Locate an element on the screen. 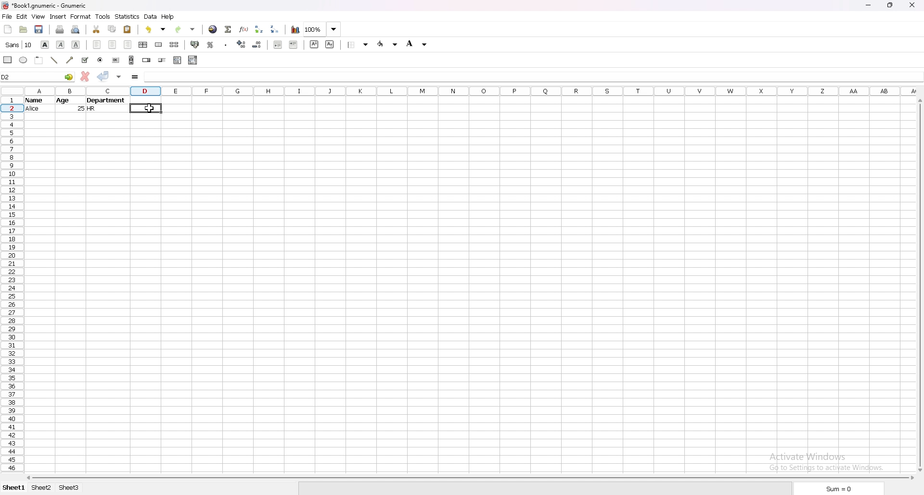 Image resolution: width=924 pixels, height=495 pixels. decrease decimals is located at coordinates (257, 44).